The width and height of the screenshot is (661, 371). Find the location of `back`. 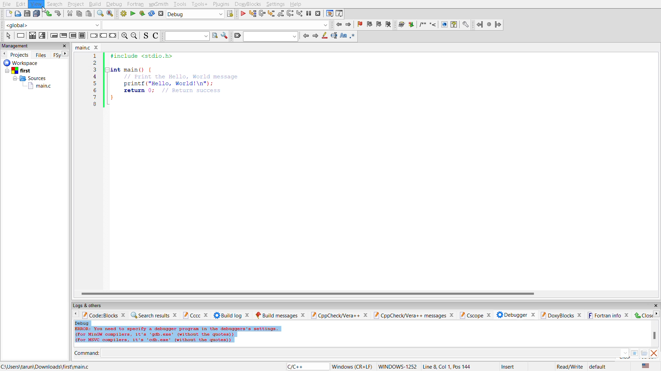

back is located at coordinates (77, 315).